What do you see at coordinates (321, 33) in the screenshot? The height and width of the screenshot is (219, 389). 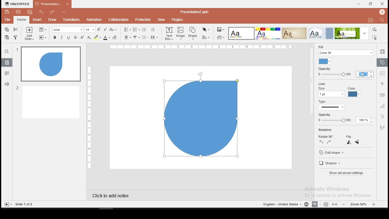 I see `theme` at bounding box center [321, 33].